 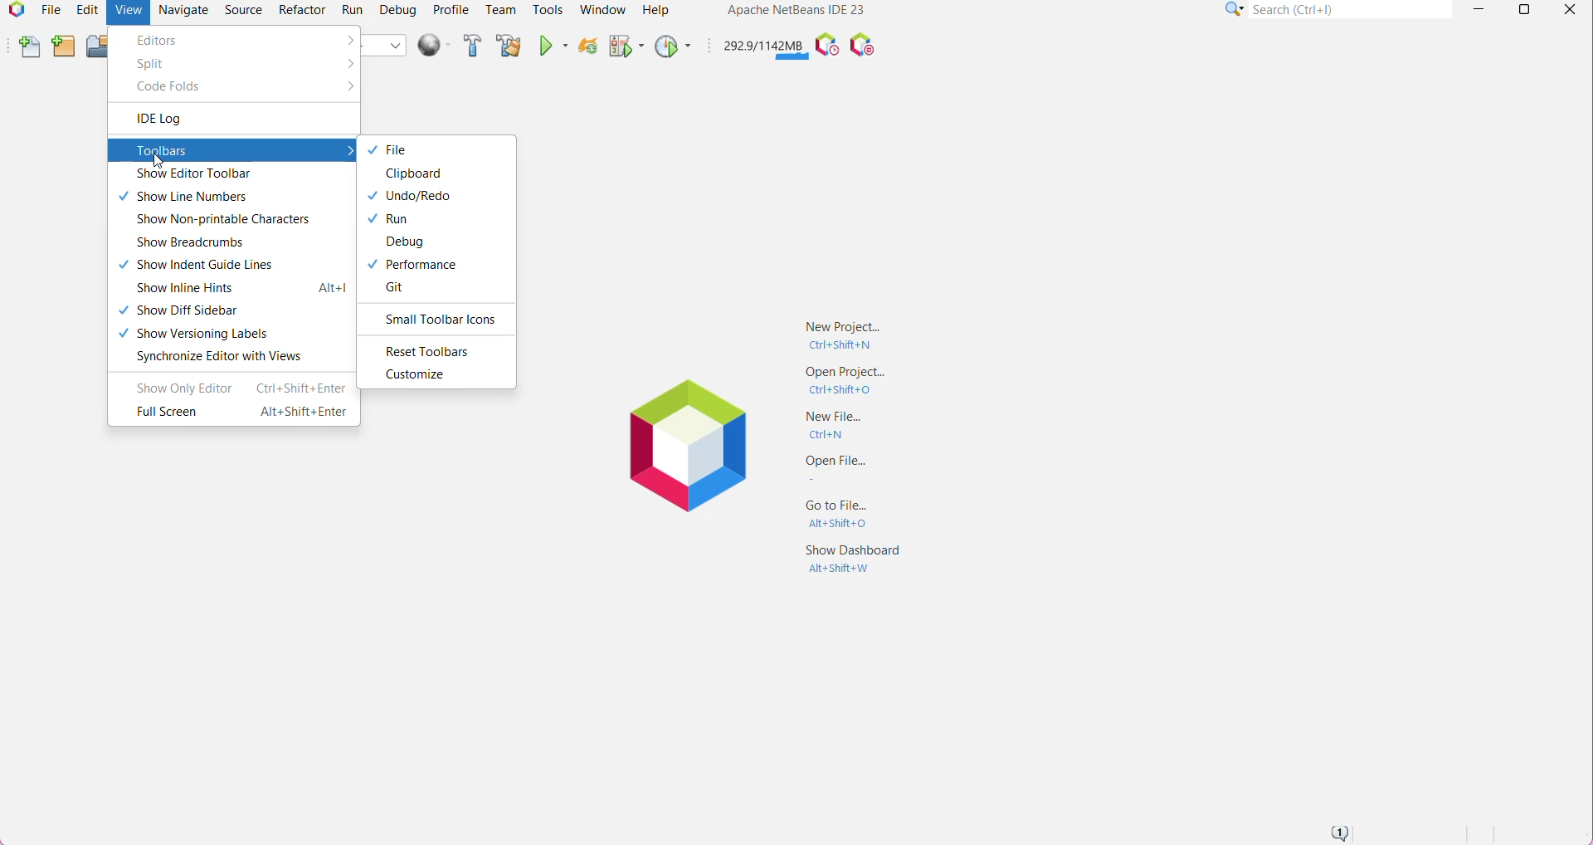 I want to click on Git, so click(x=395, y=289).